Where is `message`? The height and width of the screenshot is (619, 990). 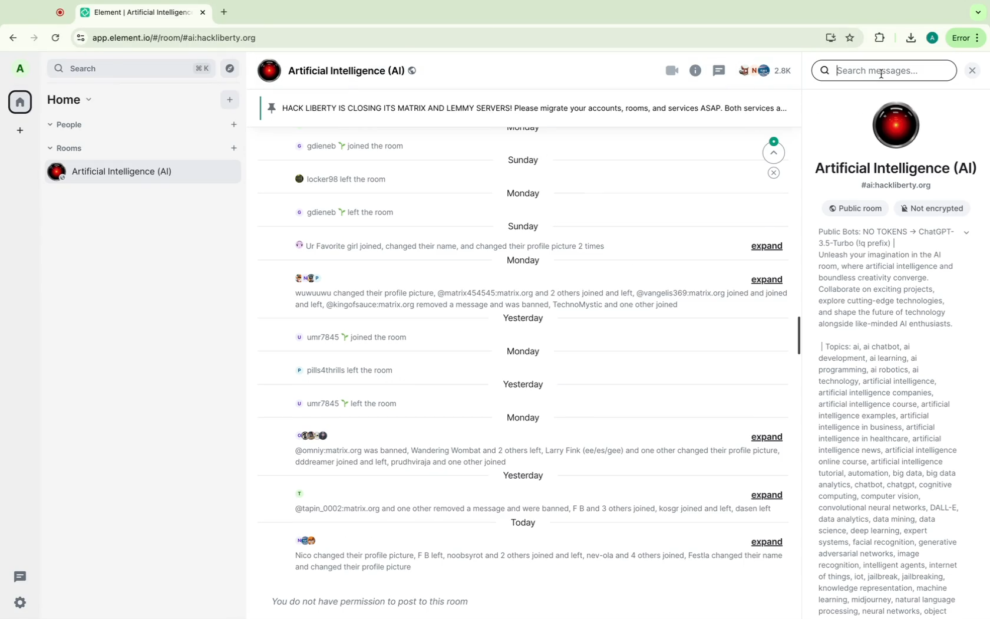
message is located at coordinates (356, 404).